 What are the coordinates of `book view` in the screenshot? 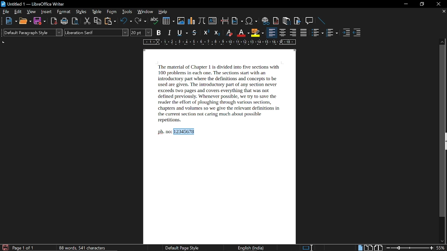 It's located at (379, 248).